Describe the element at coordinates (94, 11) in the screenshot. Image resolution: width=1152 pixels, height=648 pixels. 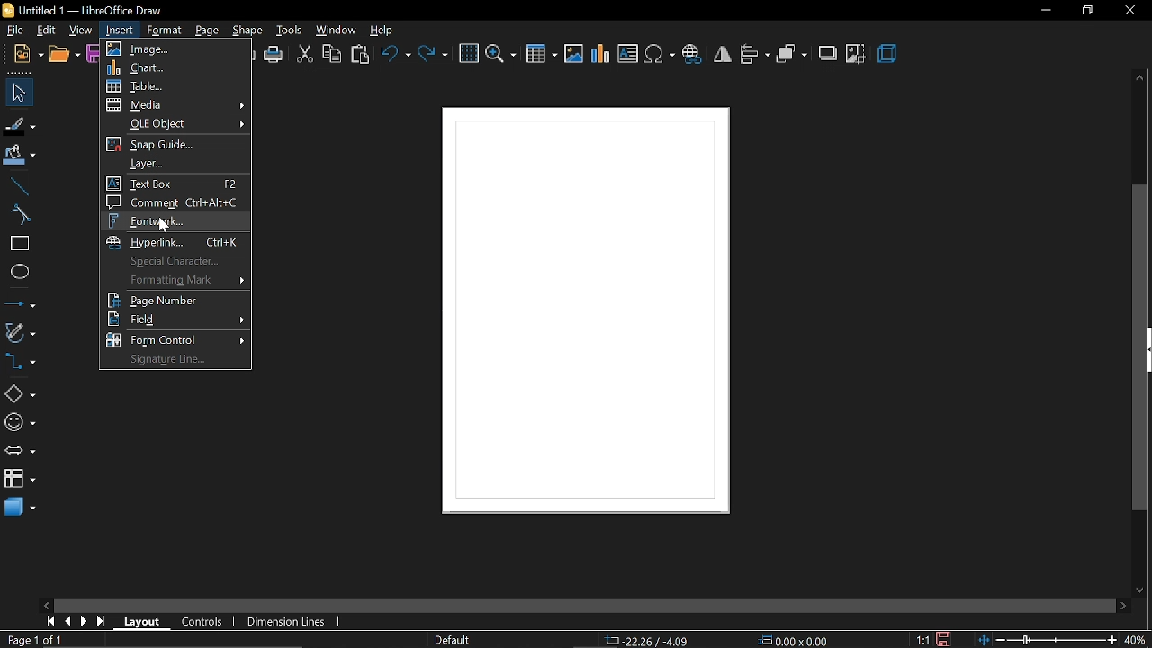
I see `untitled 1 — LibreOffice Draw` at that location.